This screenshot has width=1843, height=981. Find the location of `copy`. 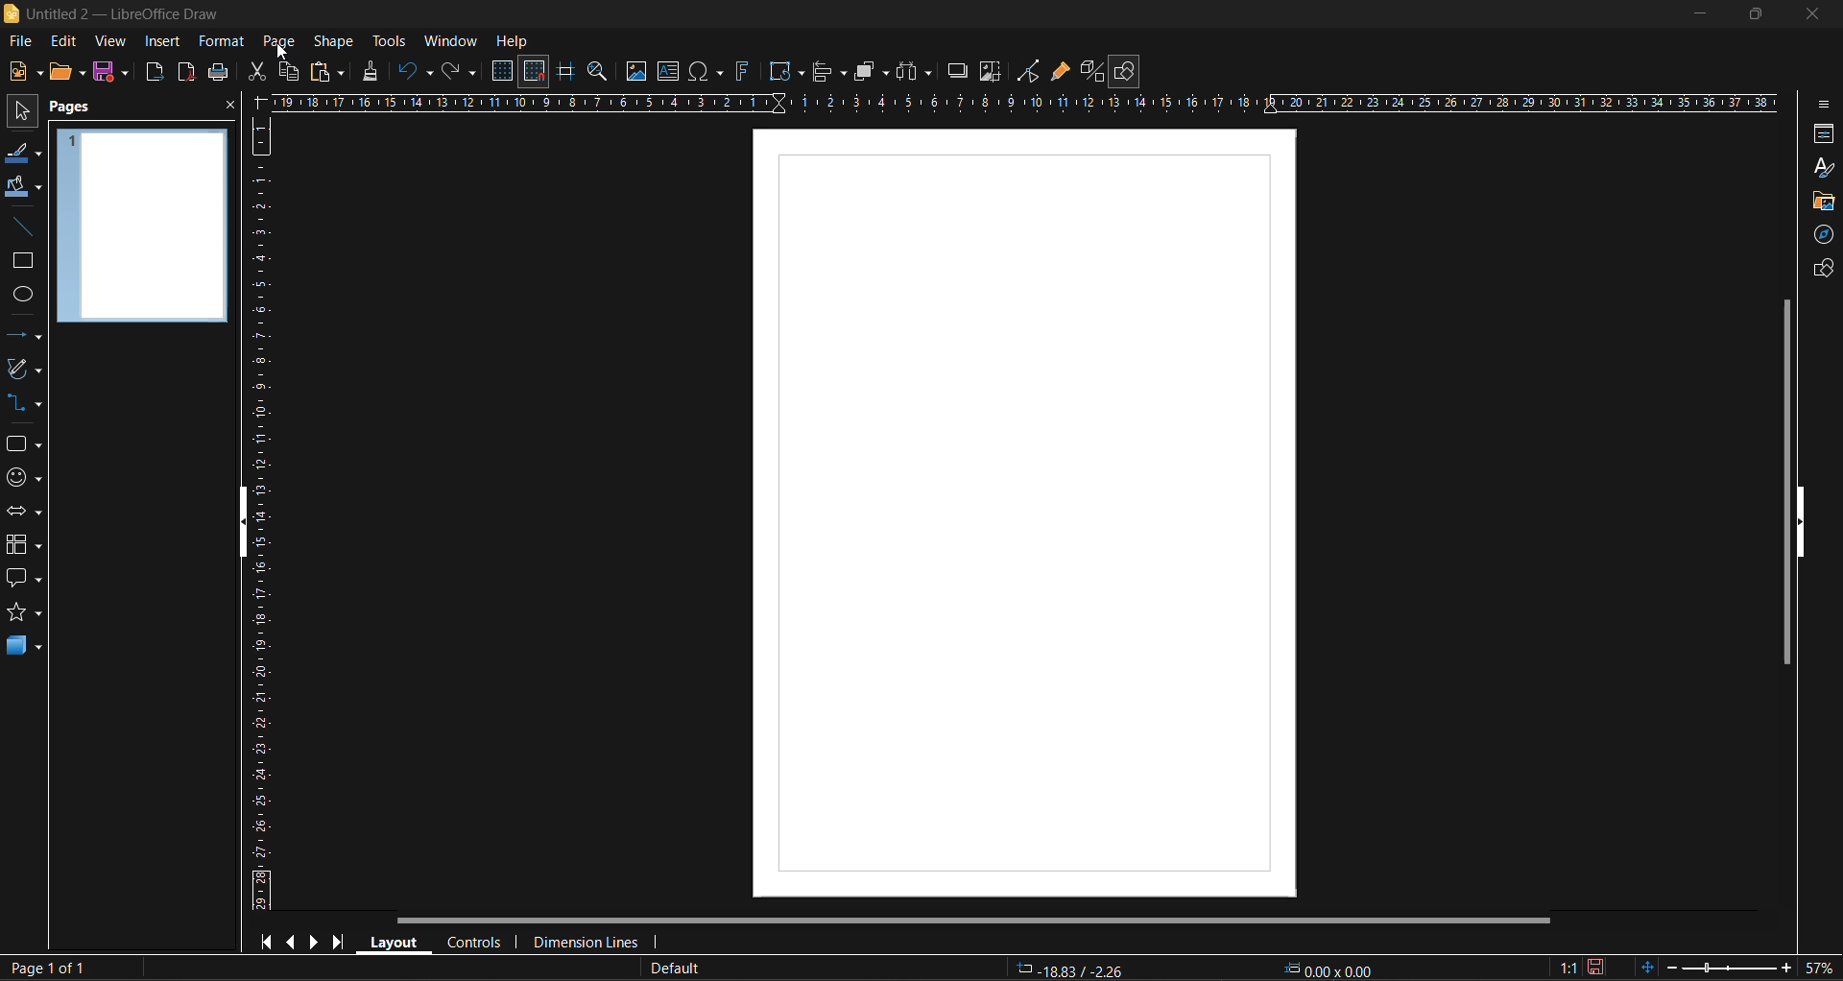

copy is located at coordinates (288, 72).